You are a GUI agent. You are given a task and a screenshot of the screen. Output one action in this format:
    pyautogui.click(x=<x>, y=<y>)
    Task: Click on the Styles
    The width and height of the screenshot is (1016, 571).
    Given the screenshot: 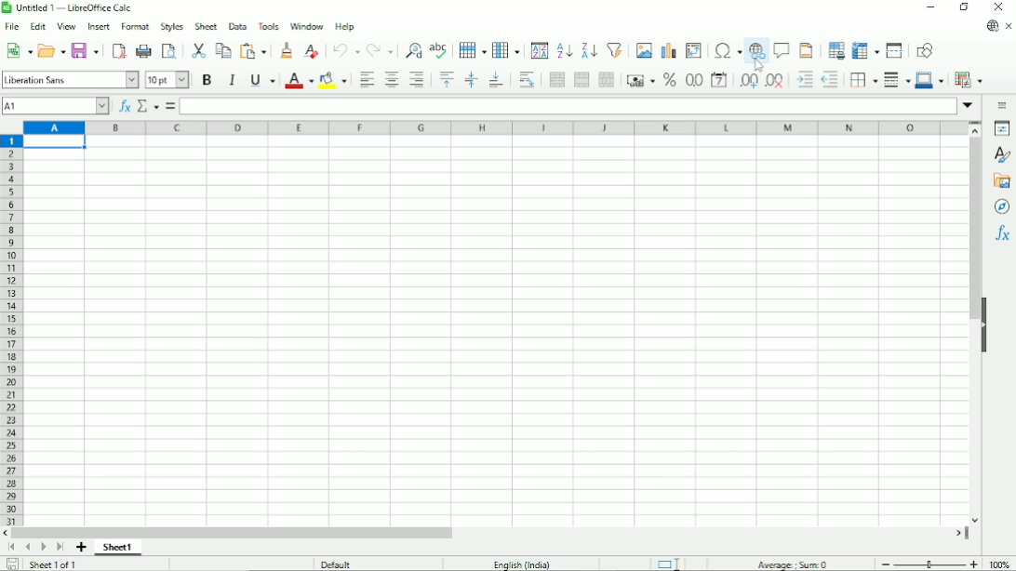 What is the action you would take?
    pyautogui.click(x=1003, y=155)
    